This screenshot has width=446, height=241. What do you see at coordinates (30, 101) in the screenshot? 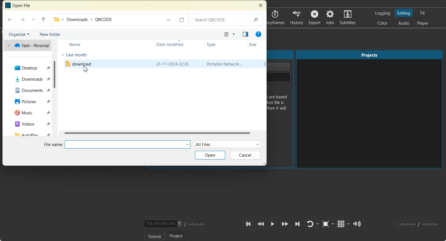
I see `Pictures` at bounding box center [30, 101].